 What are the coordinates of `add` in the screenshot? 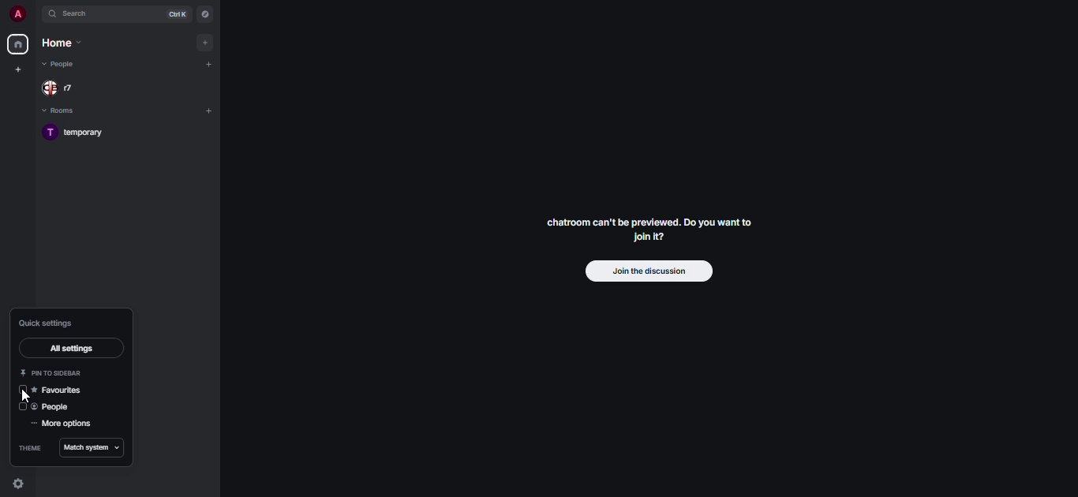 It's located at (204, 42).